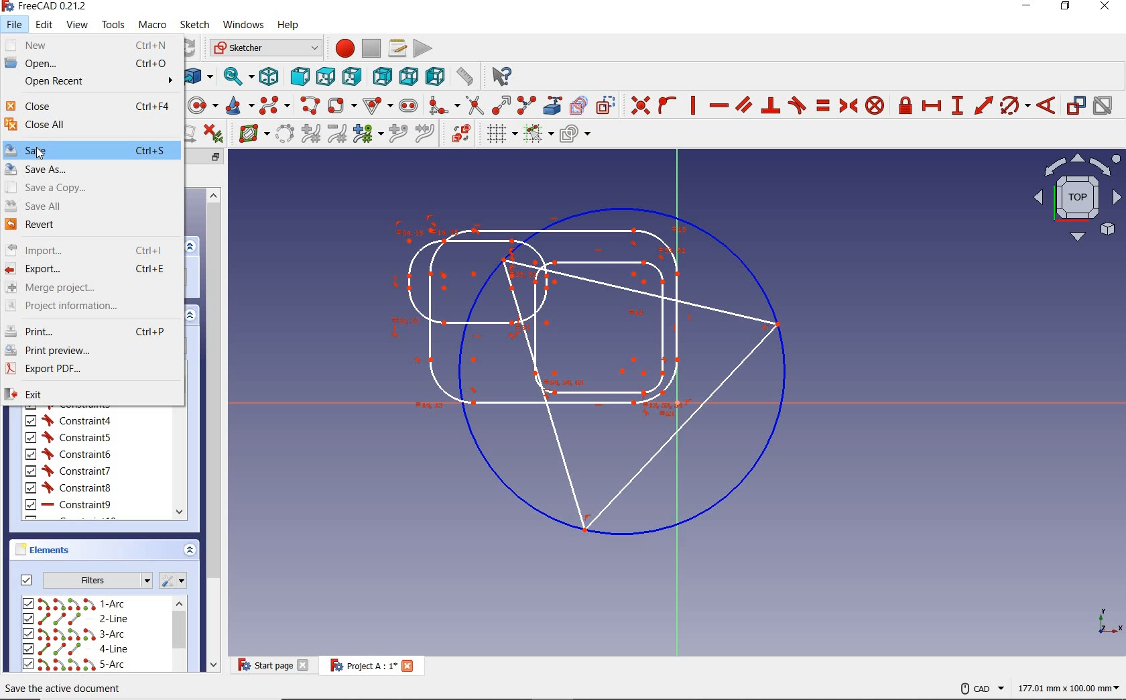 The image size is (1126, 700). Describe the element at coordinates (77, 649) in the screenshot. I see `4-line` at that location.